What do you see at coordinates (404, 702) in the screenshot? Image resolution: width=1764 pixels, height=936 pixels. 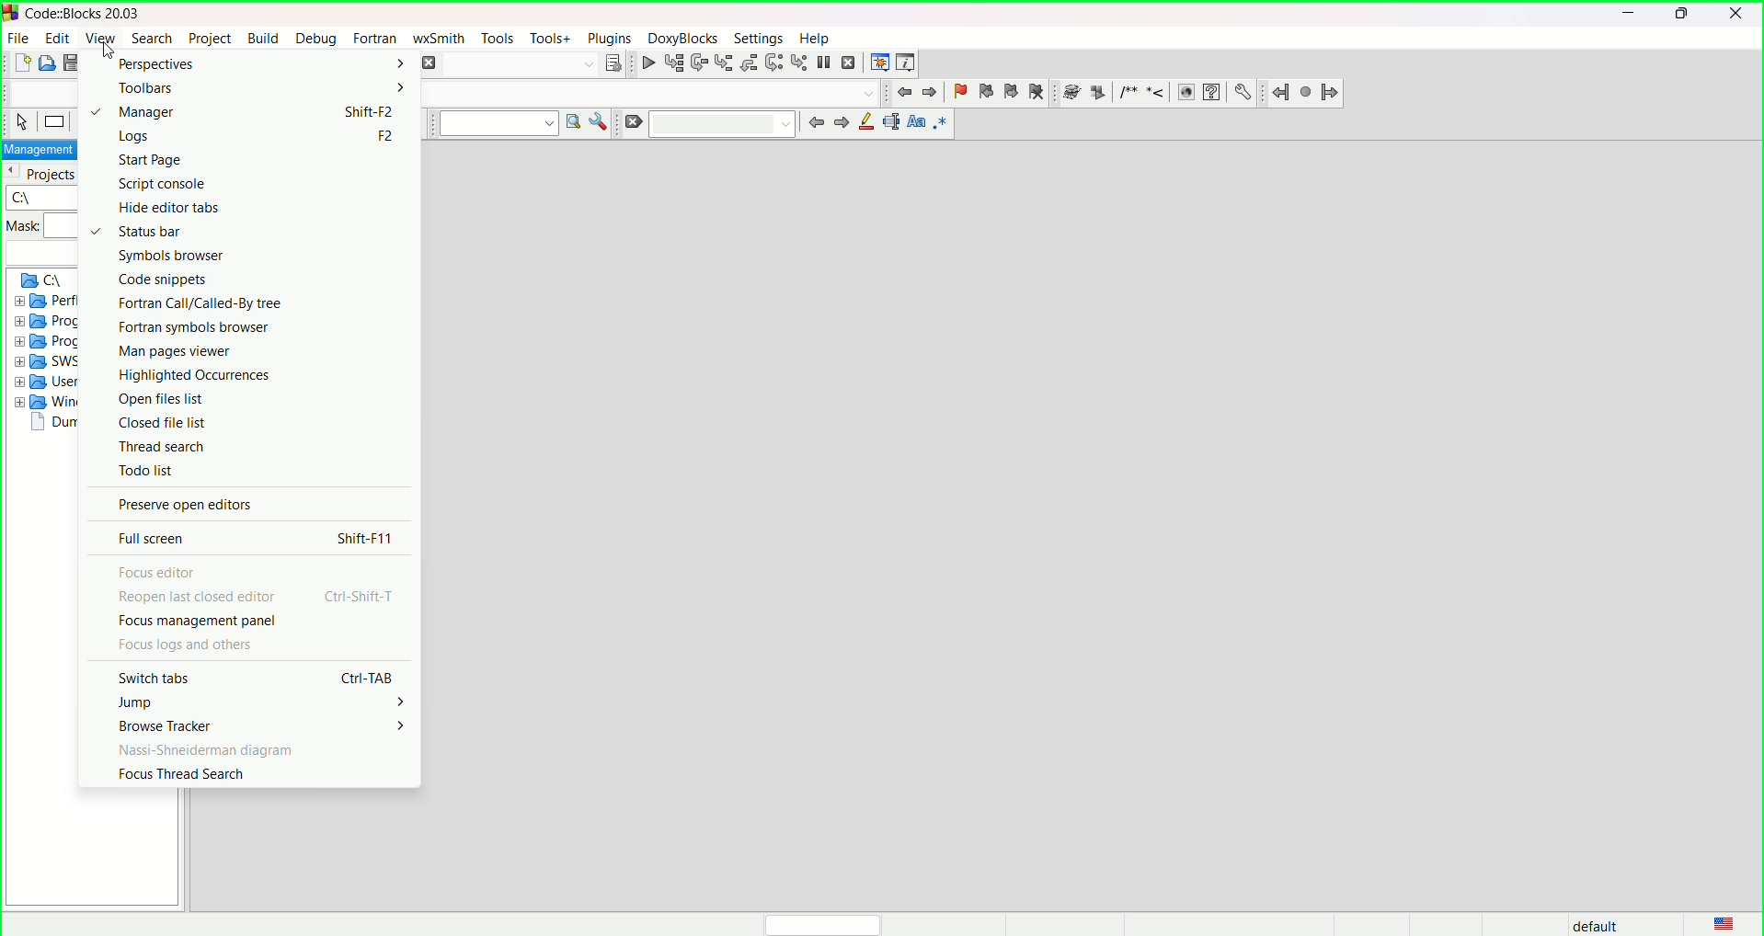 I see `arrow` at bounding box center [404, 702].